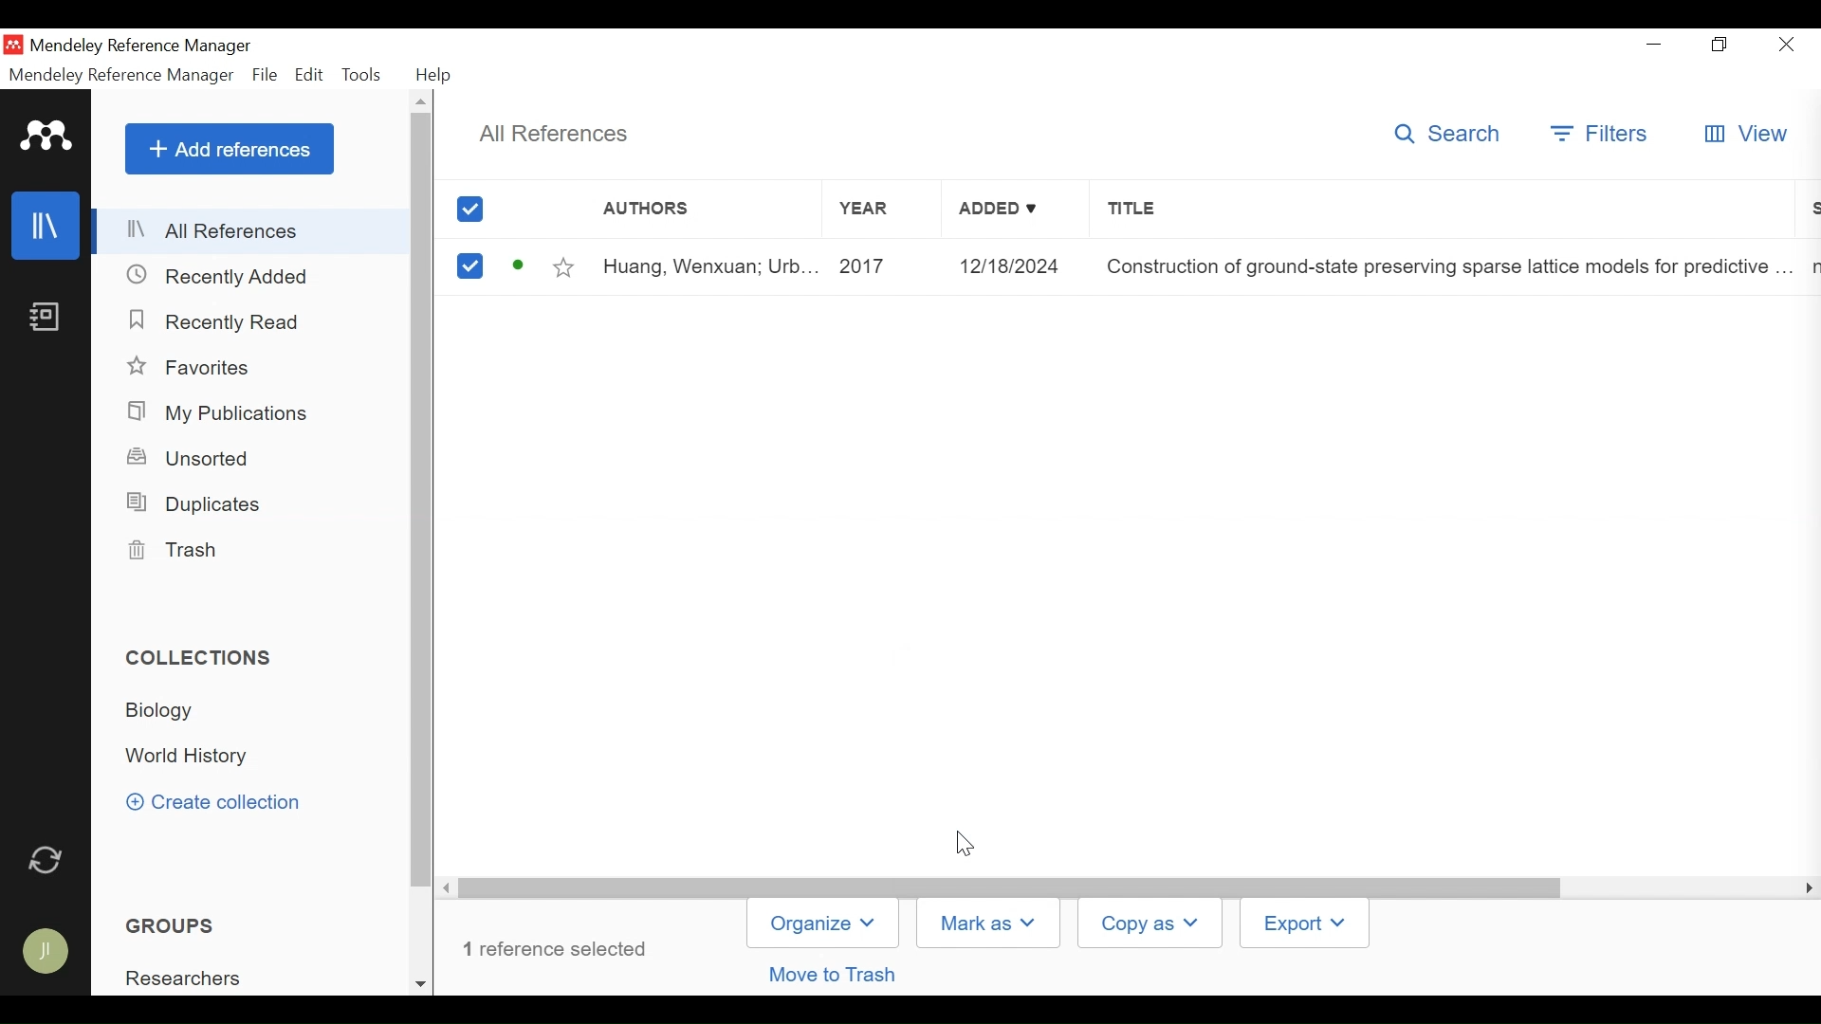 The image size is (1821, 1024). I want to click on My Publications, so click(223, 414).